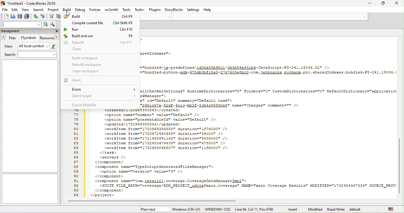 The height and width of the screenshot is (213, 404). What do you see at coordinates (207, 10) in the screenshot?
I see `help` at bounding box center [207, 10].